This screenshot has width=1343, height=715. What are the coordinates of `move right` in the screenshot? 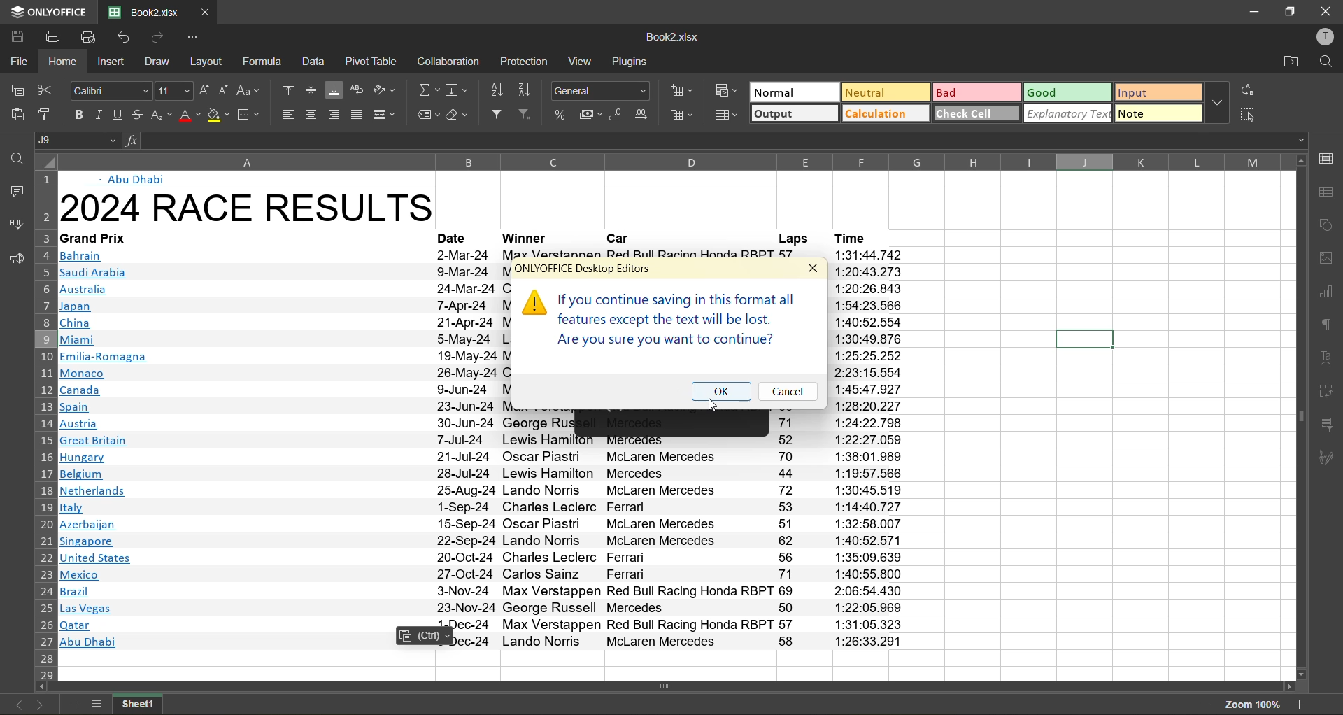 It's located at (1288, 688).